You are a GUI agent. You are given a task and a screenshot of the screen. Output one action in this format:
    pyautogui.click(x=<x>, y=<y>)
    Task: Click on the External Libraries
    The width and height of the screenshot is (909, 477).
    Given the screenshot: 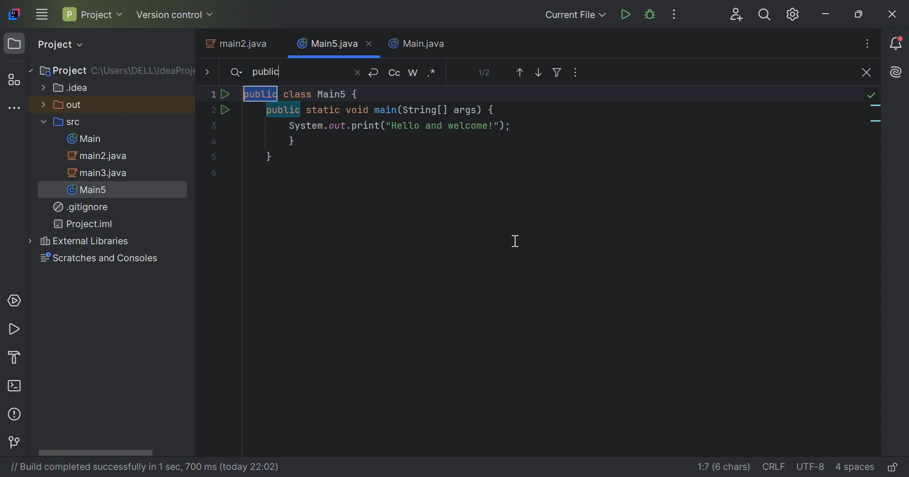 What is the action you would take?
    pyautogui.click(x=80, y=240)
    